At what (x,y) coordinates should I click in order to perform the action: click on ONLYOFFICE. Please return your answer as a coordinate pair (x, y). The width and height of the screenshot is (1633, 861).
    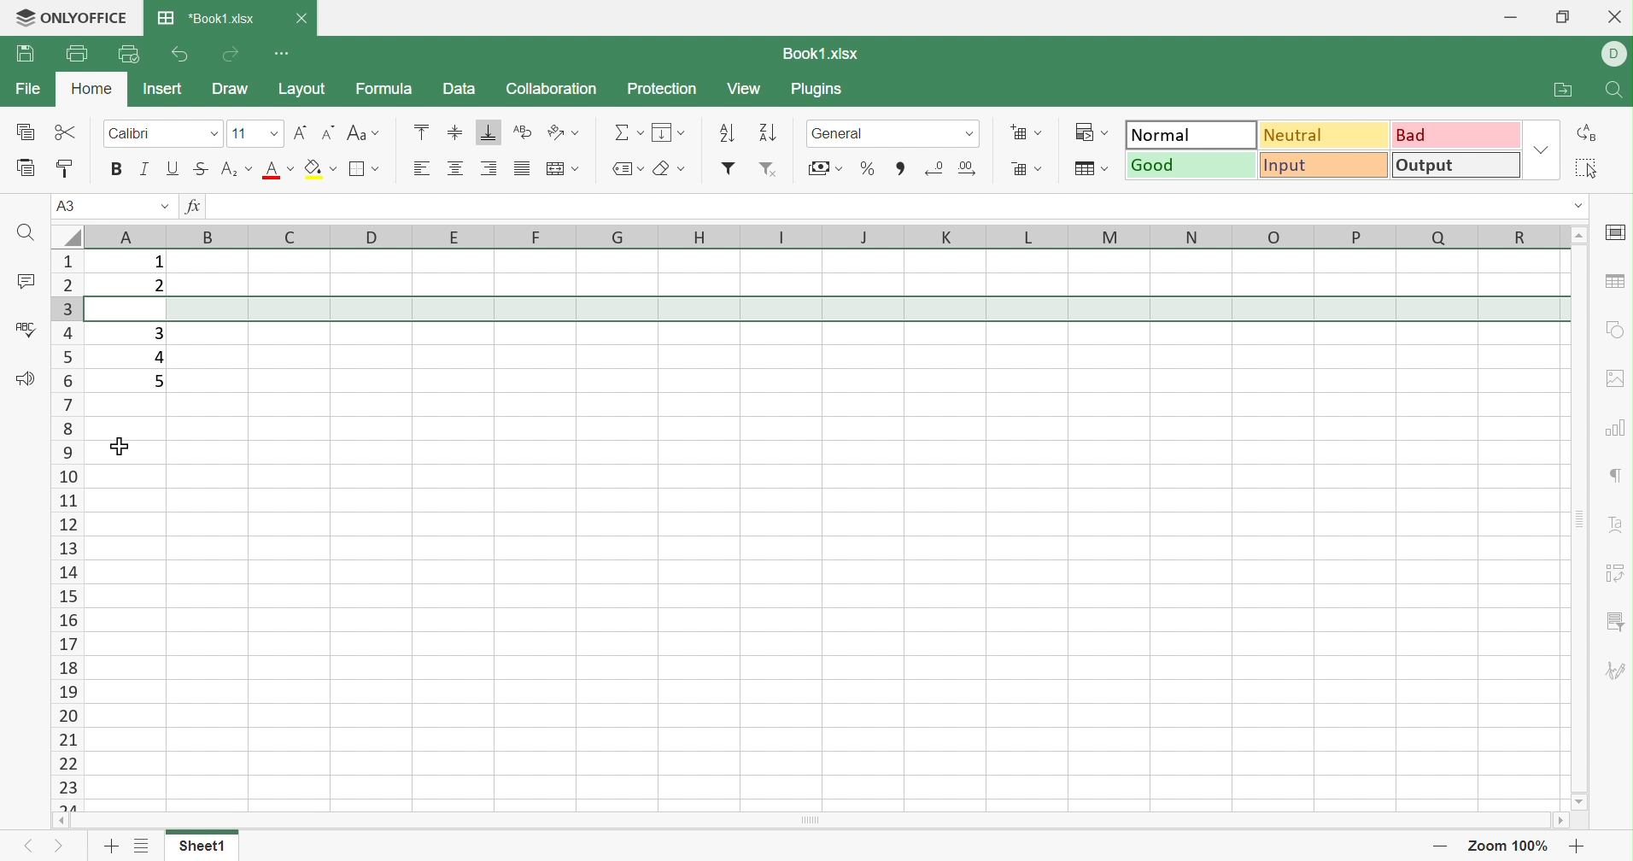
    Looking at the image, I should click on (69, 15).